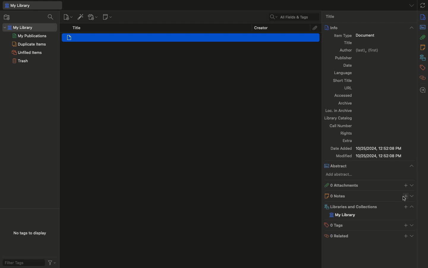 Image resolution: width=428 pixels, height=268 pixels. What do you see at coordinates (423, 37) in the screenshot?
I see `Attachments` at bounding box center [423, 37].